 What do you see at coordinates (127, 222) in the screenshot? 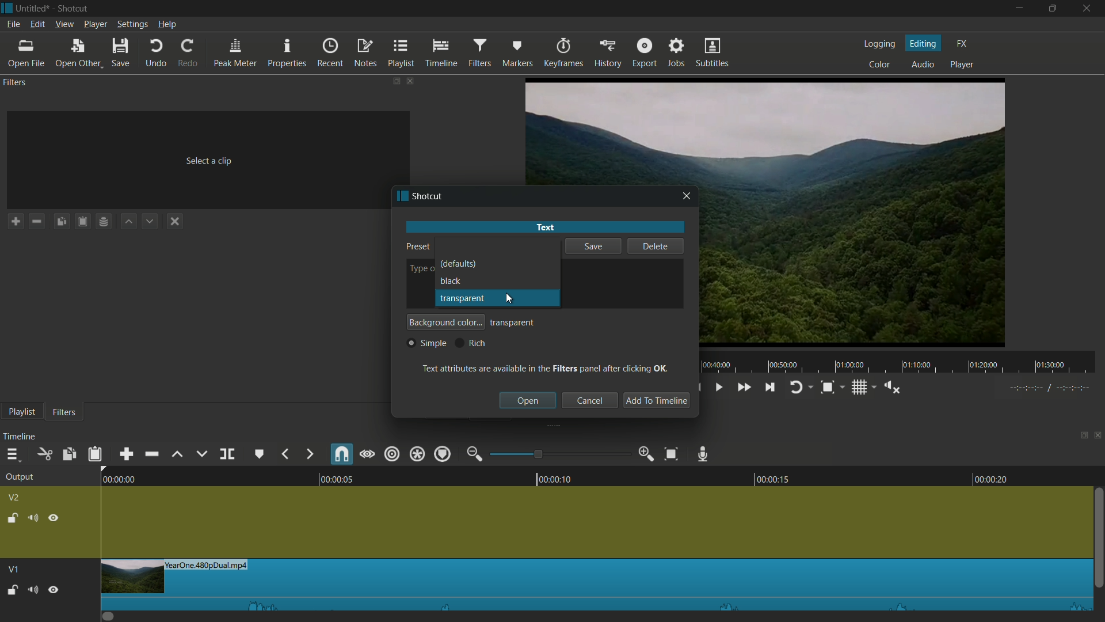
I see `up` at bounding box center [127, 222].